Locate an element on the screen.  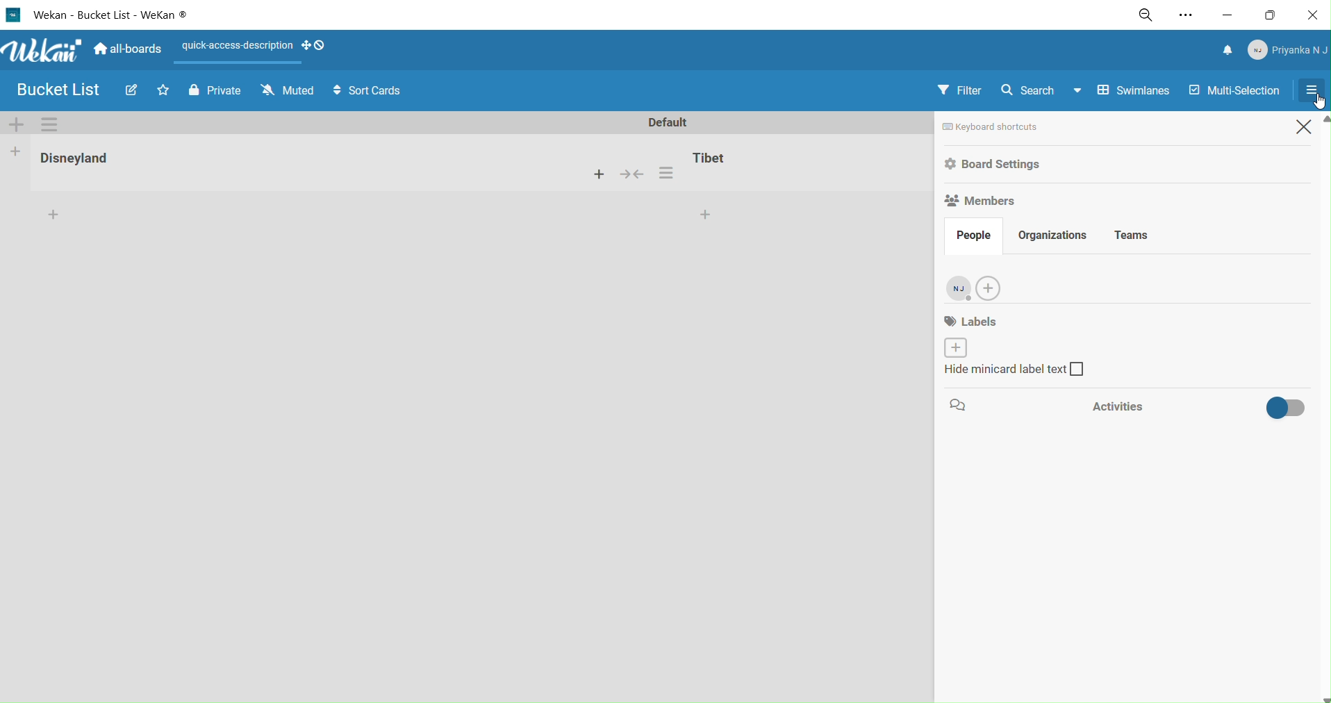
swimlane actions is located at coordinates (51, 126).